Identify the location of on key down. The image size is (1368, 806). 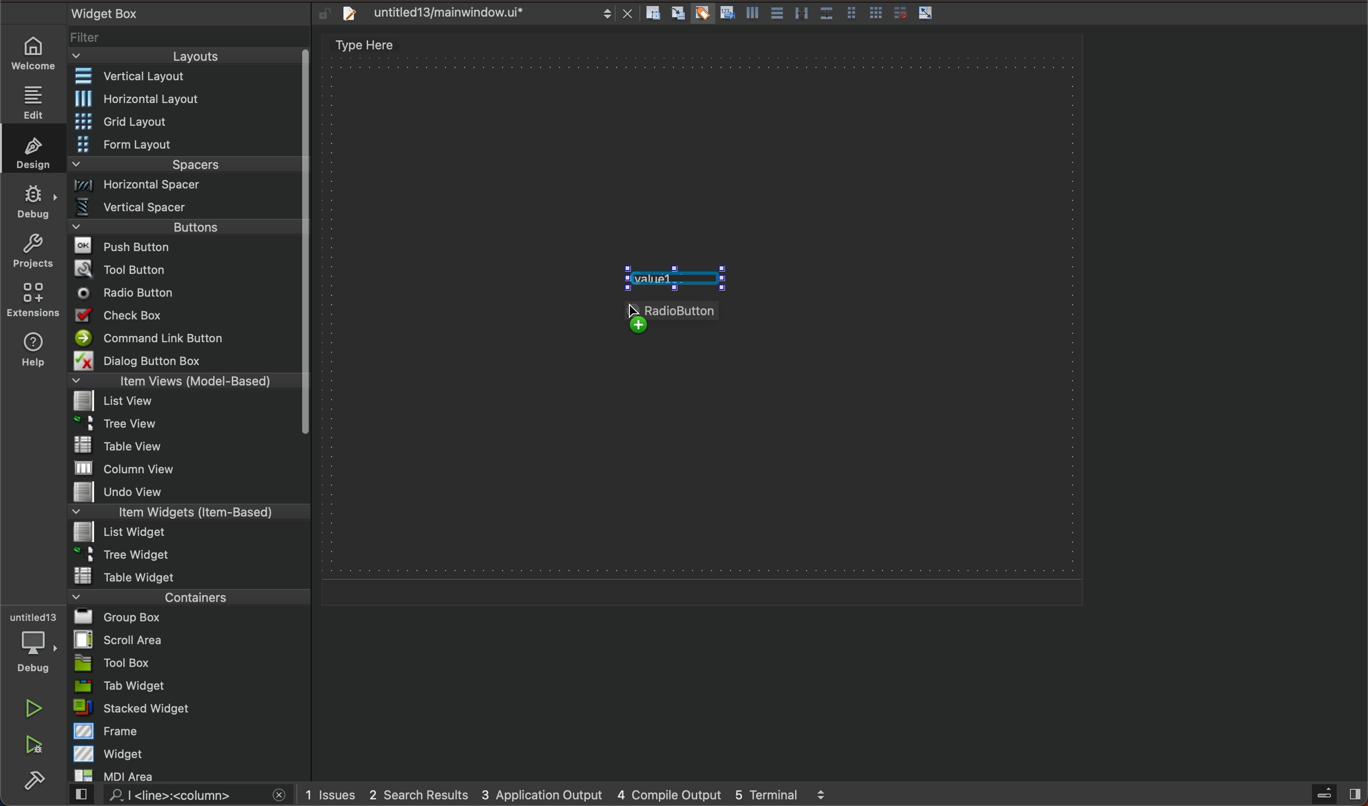
(130, 294).